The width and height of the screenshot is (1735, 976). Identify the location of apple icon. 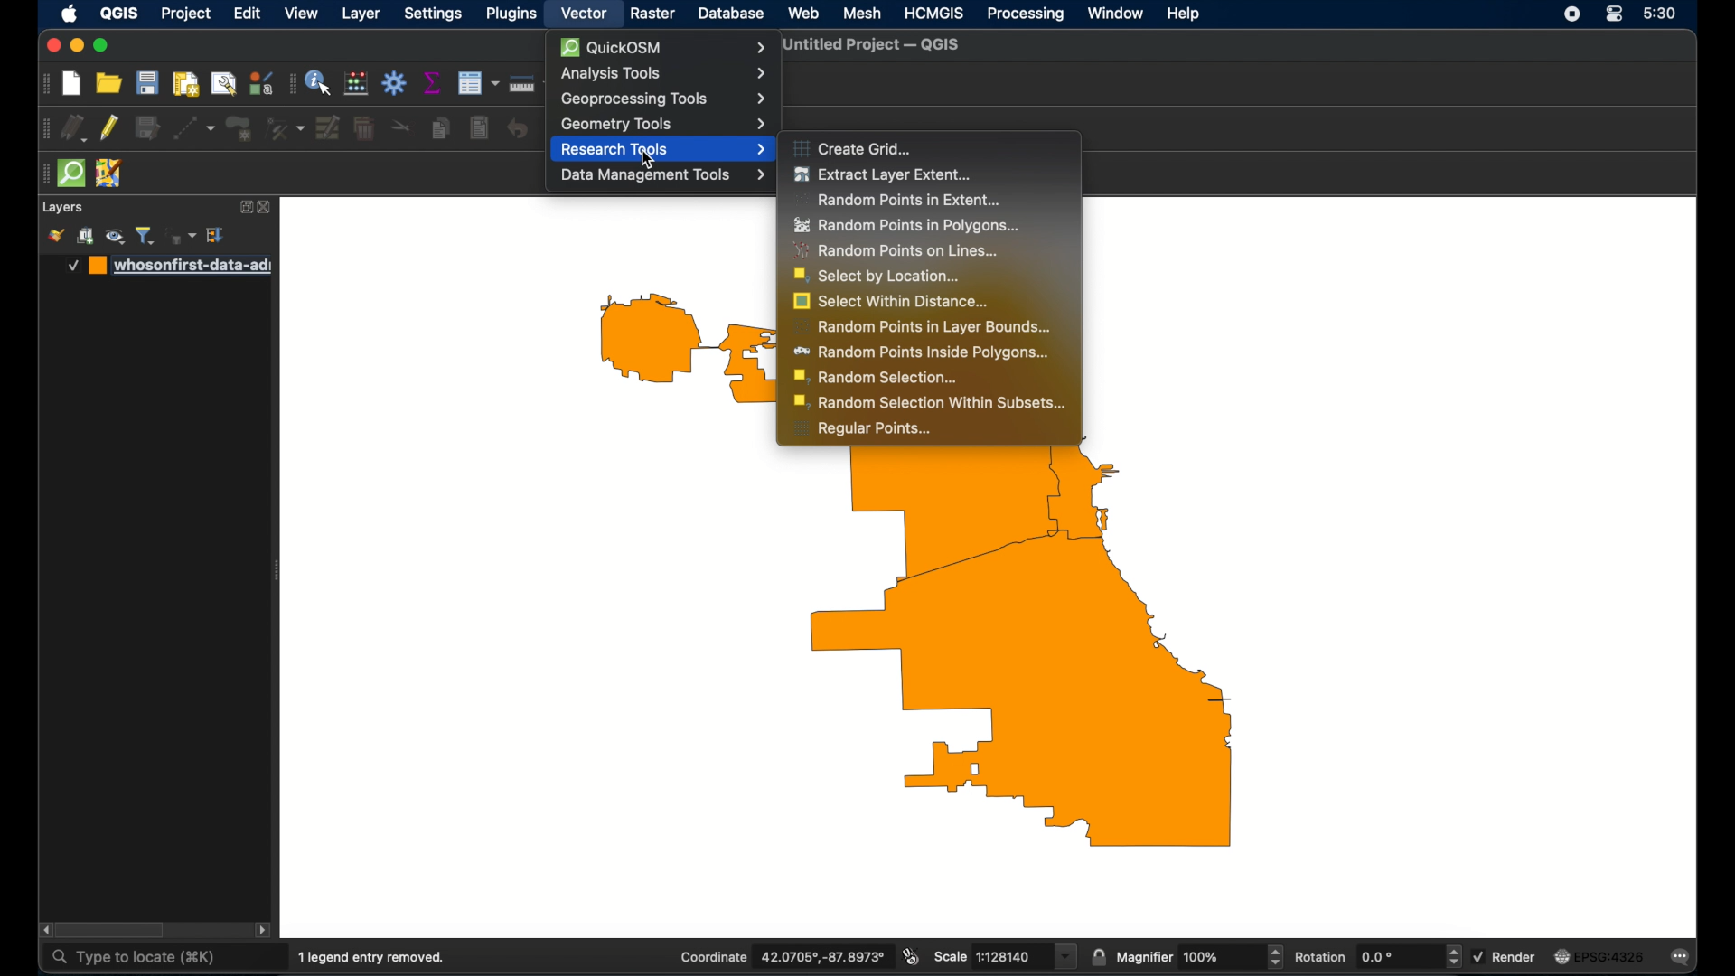
(70, 14).